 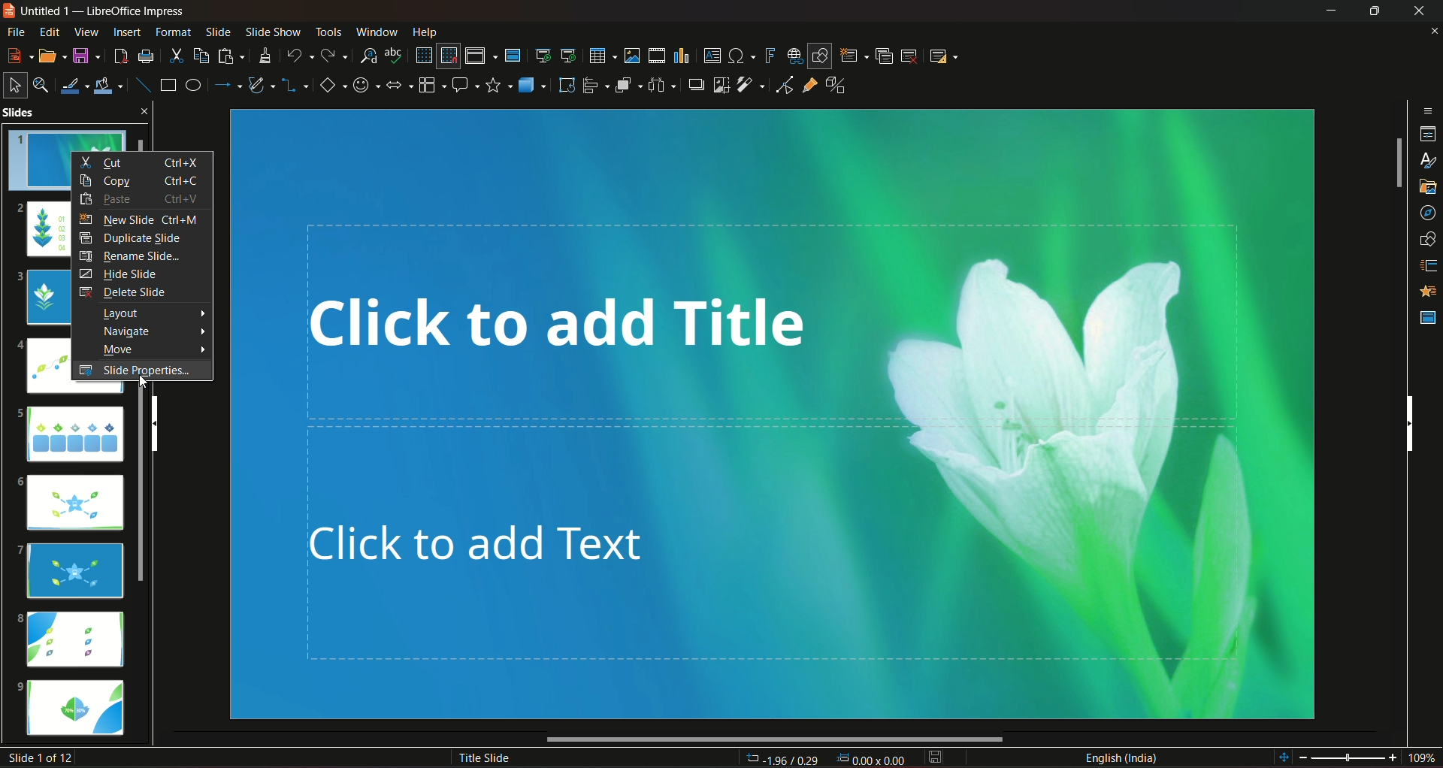 What do you see at coordinates (515, 55) in the screenshot?
I see `master slide` at bounding box center [515, 55].